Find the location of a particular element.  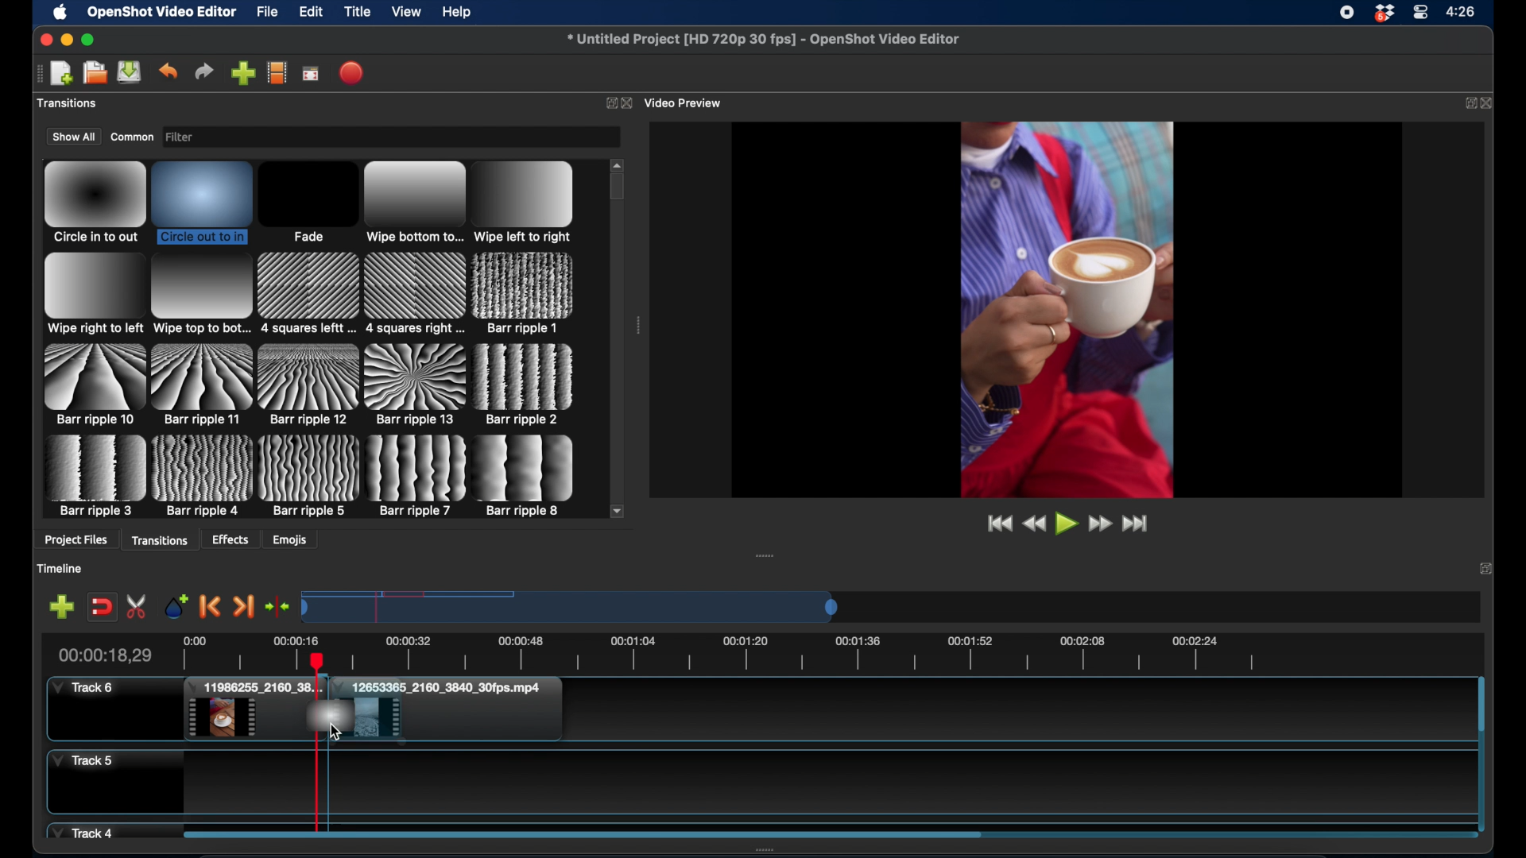

expand is located at coordinates (609, 102).